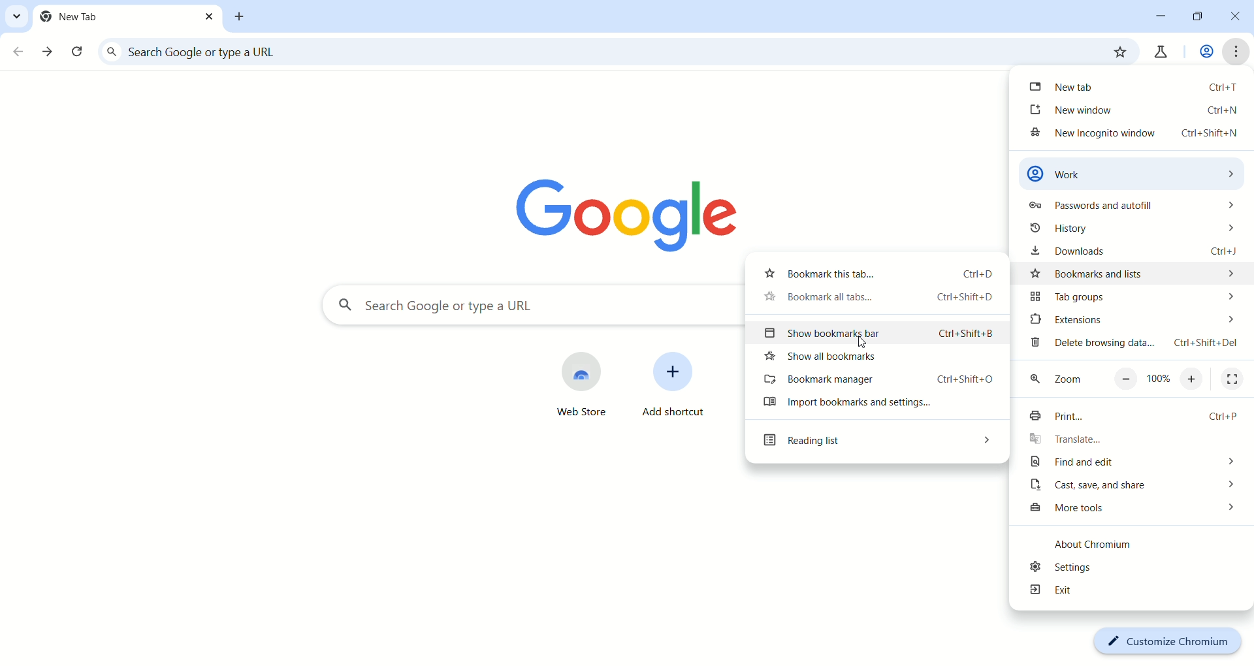 The height and width of the screenshot is (666, 1254). Describe the element at coordinates (1134, 86) in the screenshot. I see `new tab` at that location.